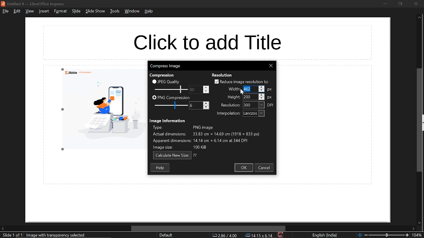 The height and width of the screenshot is (238, 424). I want to click on interpolation, so click(227, 114).